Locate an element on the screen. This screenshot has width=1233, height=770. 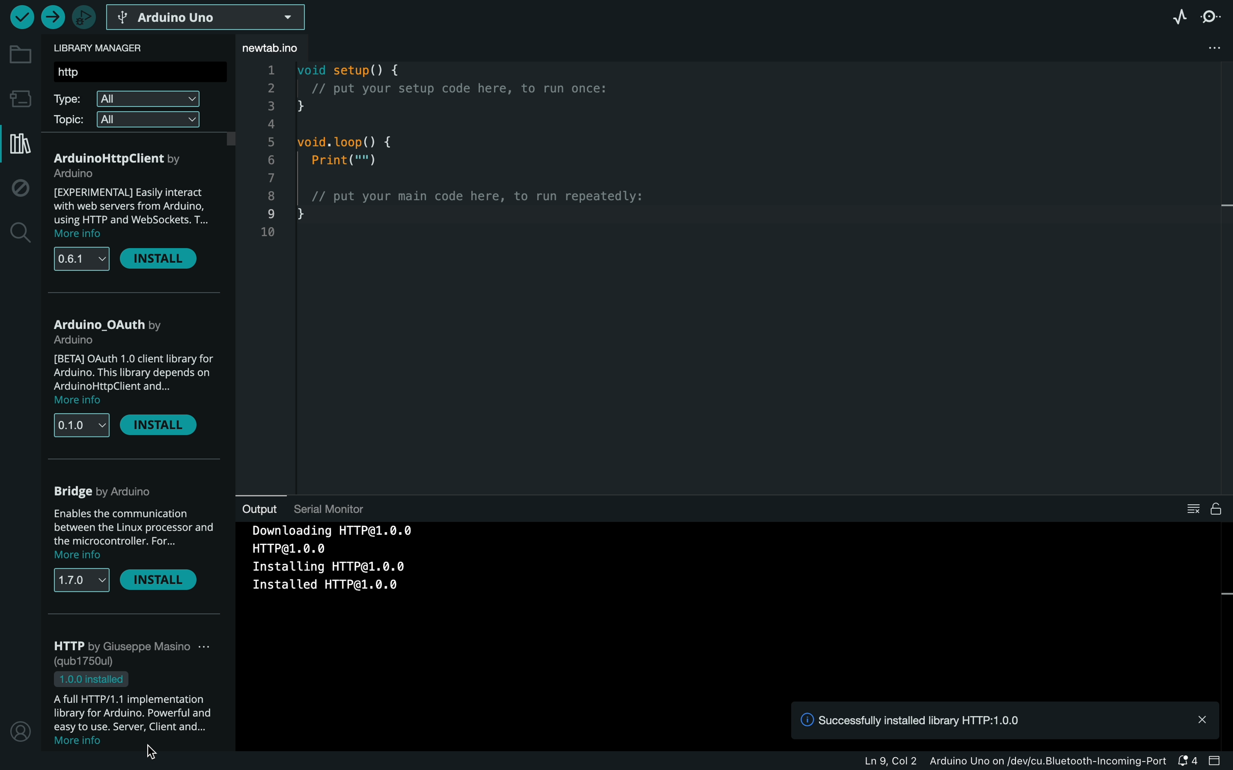
versions is located at coordinates (79, 422).